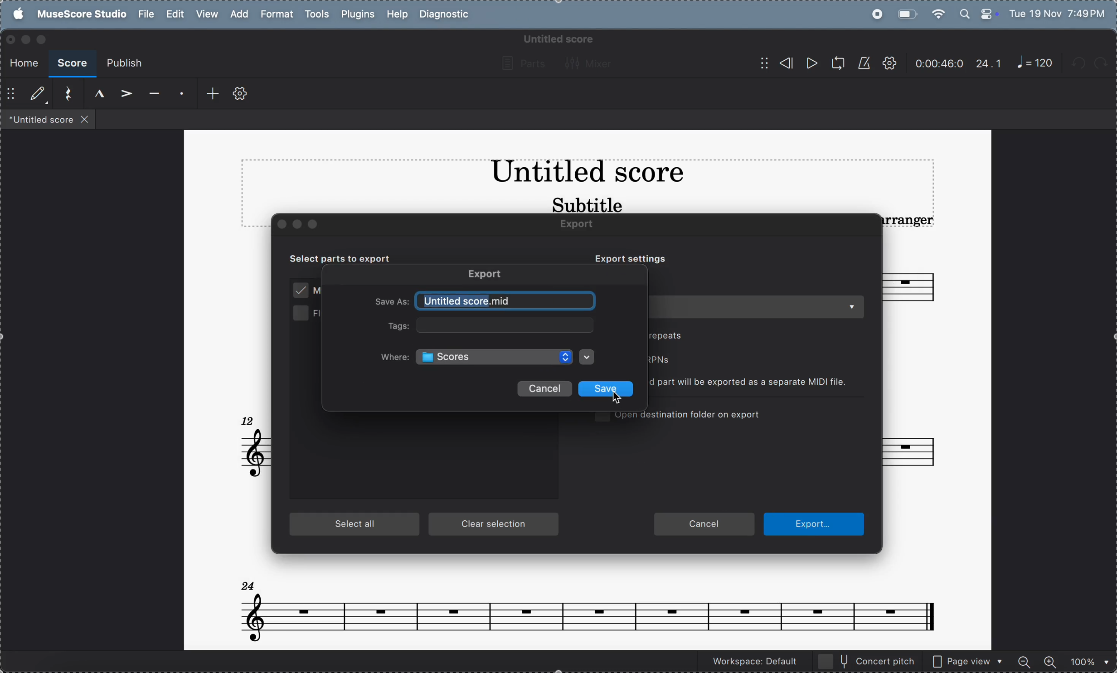  I want to click on home, so click(21, 61).